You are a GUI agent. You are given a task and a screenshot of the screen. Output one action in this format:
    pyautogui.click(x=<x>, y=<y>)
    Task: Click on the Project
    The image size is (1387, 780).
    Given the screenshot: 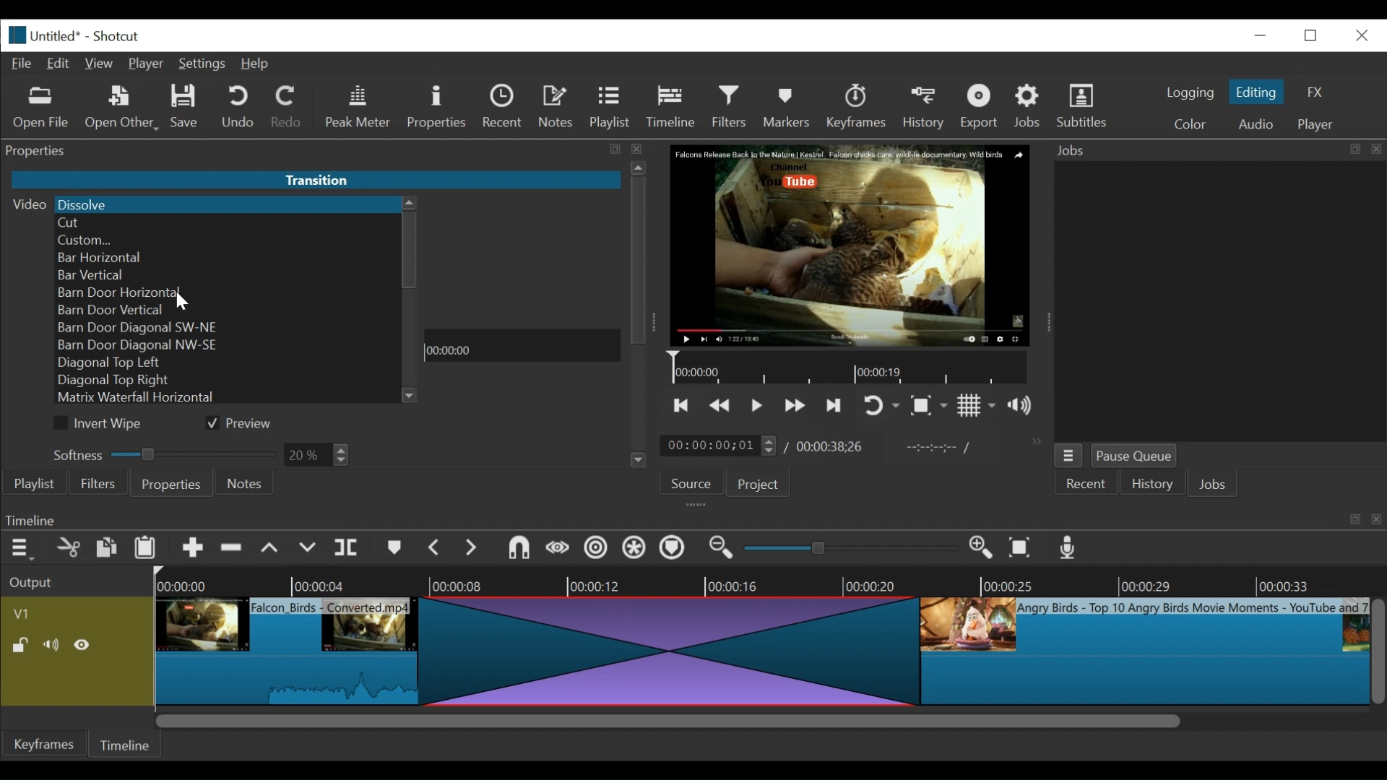 What is the action you would take?
    pyautogui.click(x=756, y=485)
    